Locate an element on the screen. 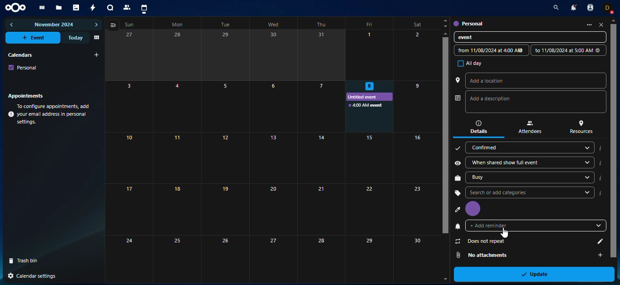 Image resolution: width=620 pixels, height=285 pixels. 25 is located at coordinates (177, 258).